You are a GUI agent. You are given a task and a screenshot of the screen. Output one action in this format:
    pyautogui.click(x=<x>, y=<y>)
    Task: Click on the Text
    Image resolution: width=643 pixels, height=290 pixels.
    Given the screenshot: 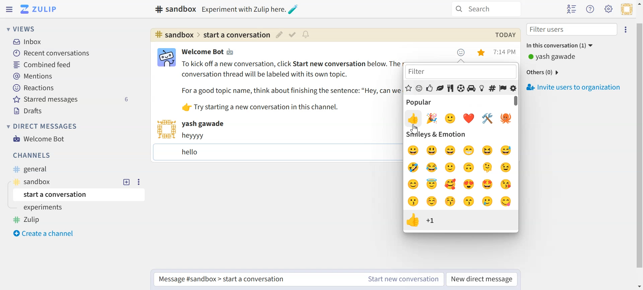 What is the action you would take?
    pyautogui.click(x=553, y=57)
    